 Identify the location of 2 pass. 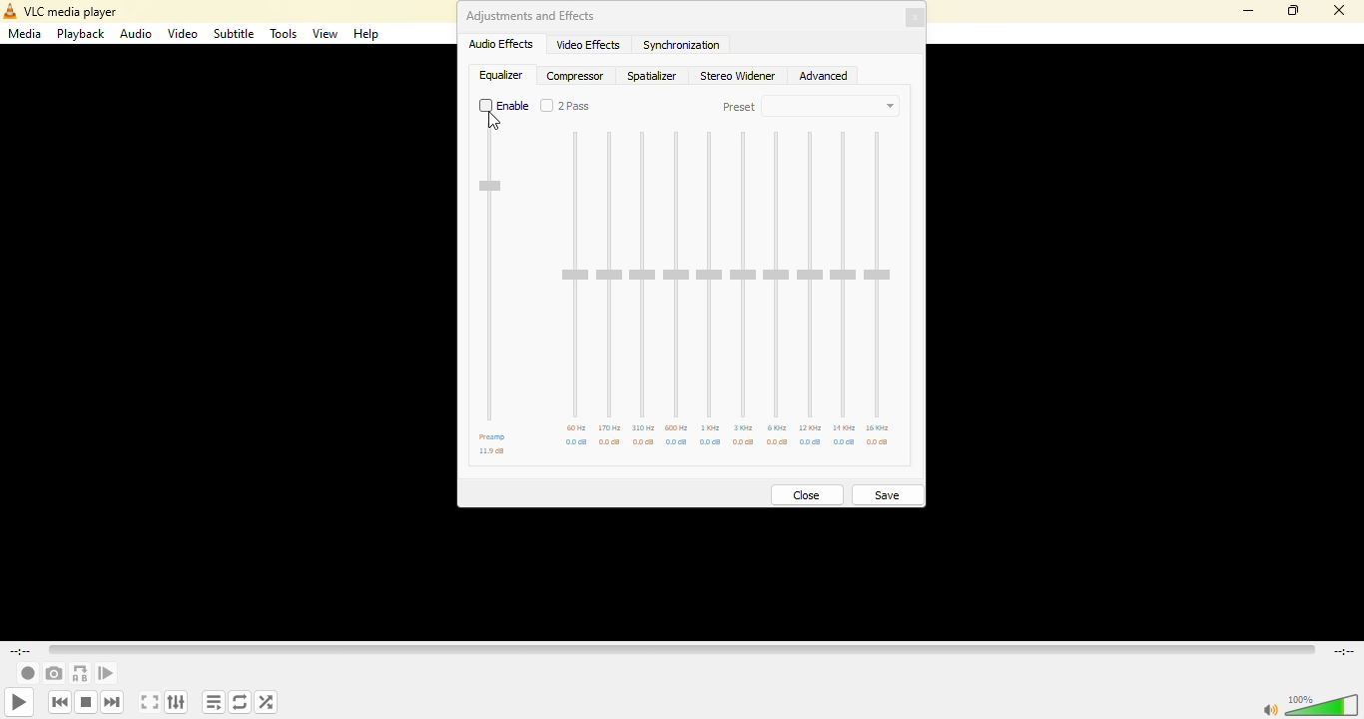
(567, 107).